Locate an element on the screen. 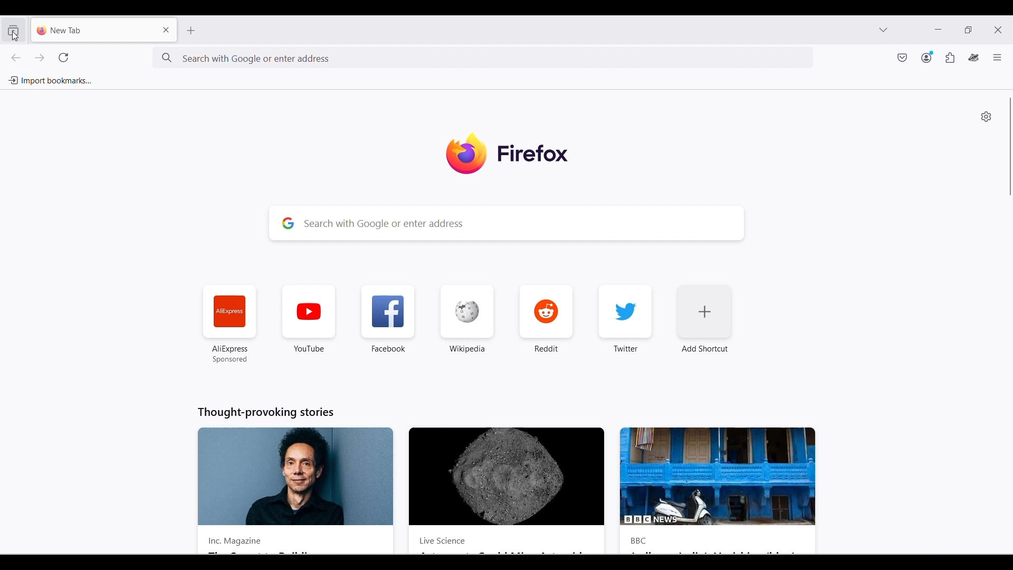 The width and height of the screenshot is (1013, 570). Add shortcut is located at coordinates (704, 318).